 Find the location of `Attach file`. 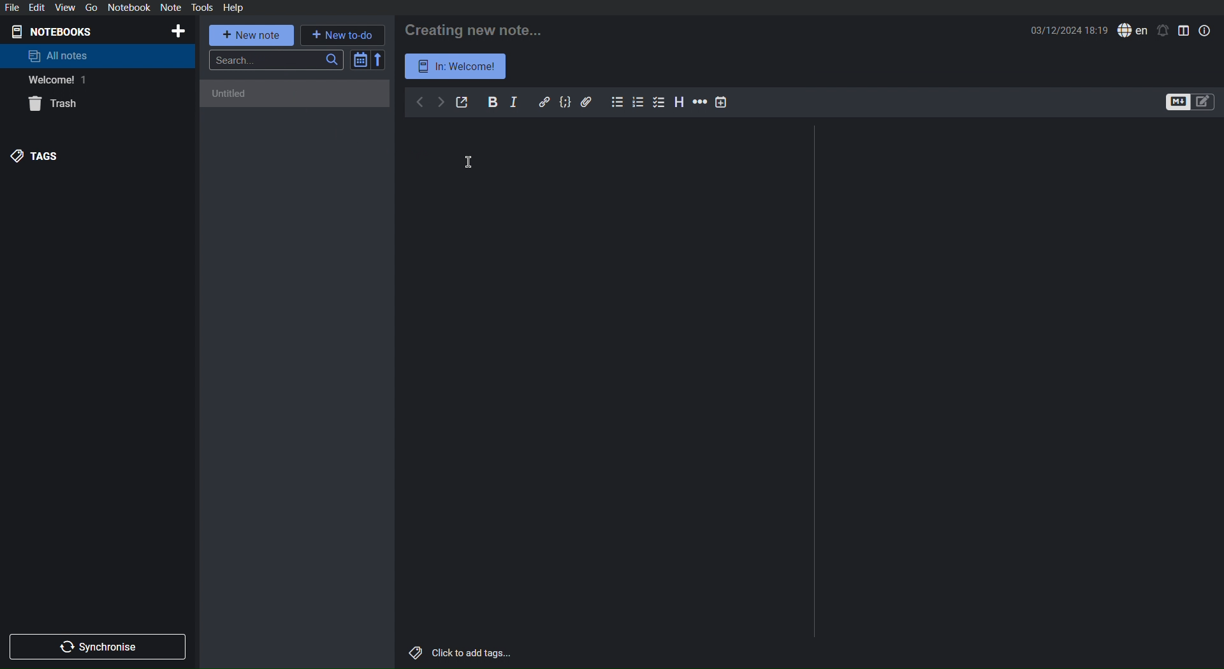

Attach file is located at coordinates (587, 101).